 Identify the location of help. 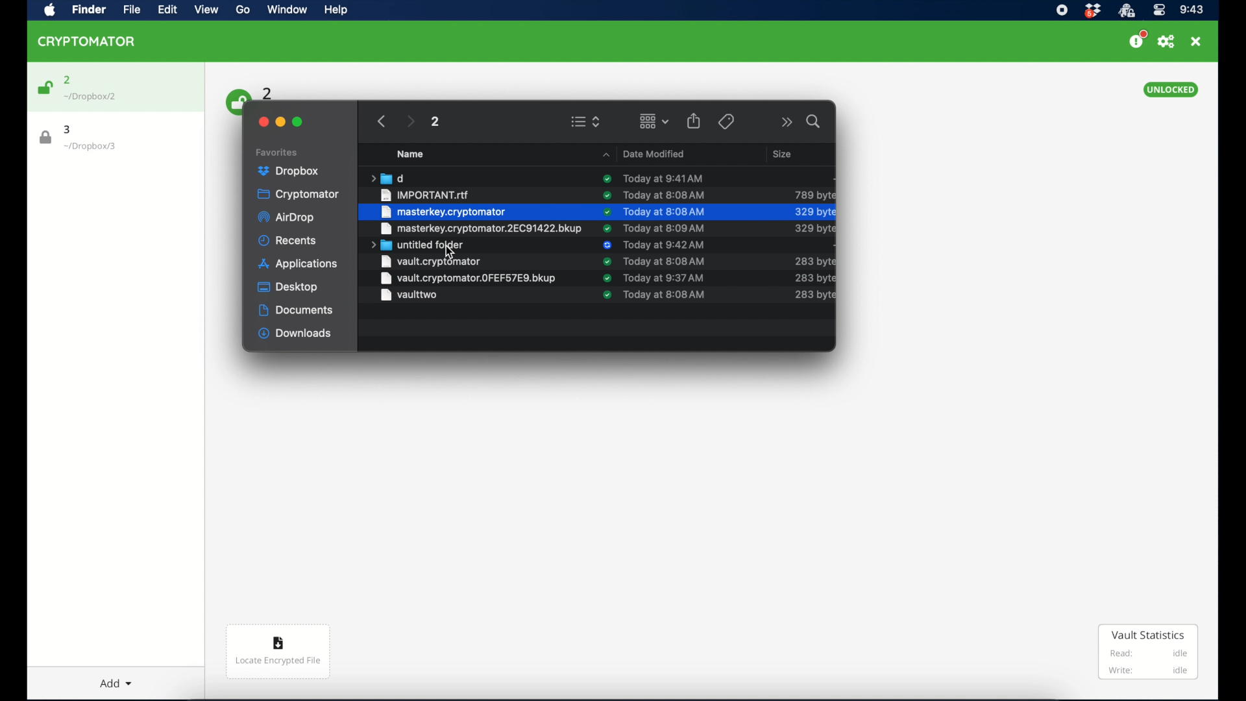
(335, 10).